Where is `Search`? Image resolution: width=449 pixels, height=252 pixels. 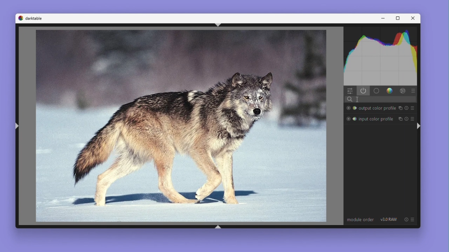
Search is located at coordinates (348, 99).